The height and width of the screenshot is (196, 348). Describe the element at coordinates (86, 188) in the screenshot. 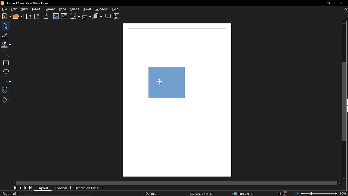

I see `dimension lines` at that location.